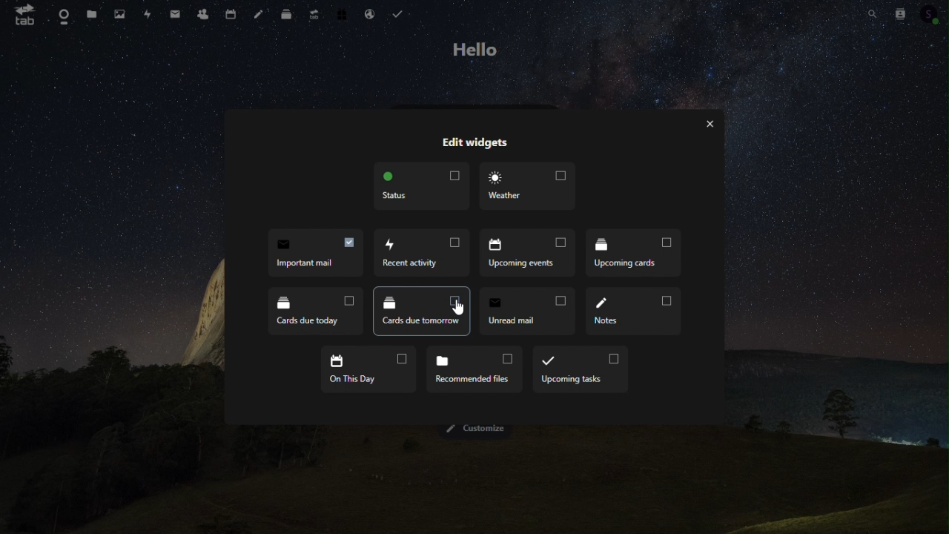 This screenshot has width=949, height=534. What do you see at coordinates (311, 13) in the screenshot?
I see `Upgrade` at bounding box center [311, 13].